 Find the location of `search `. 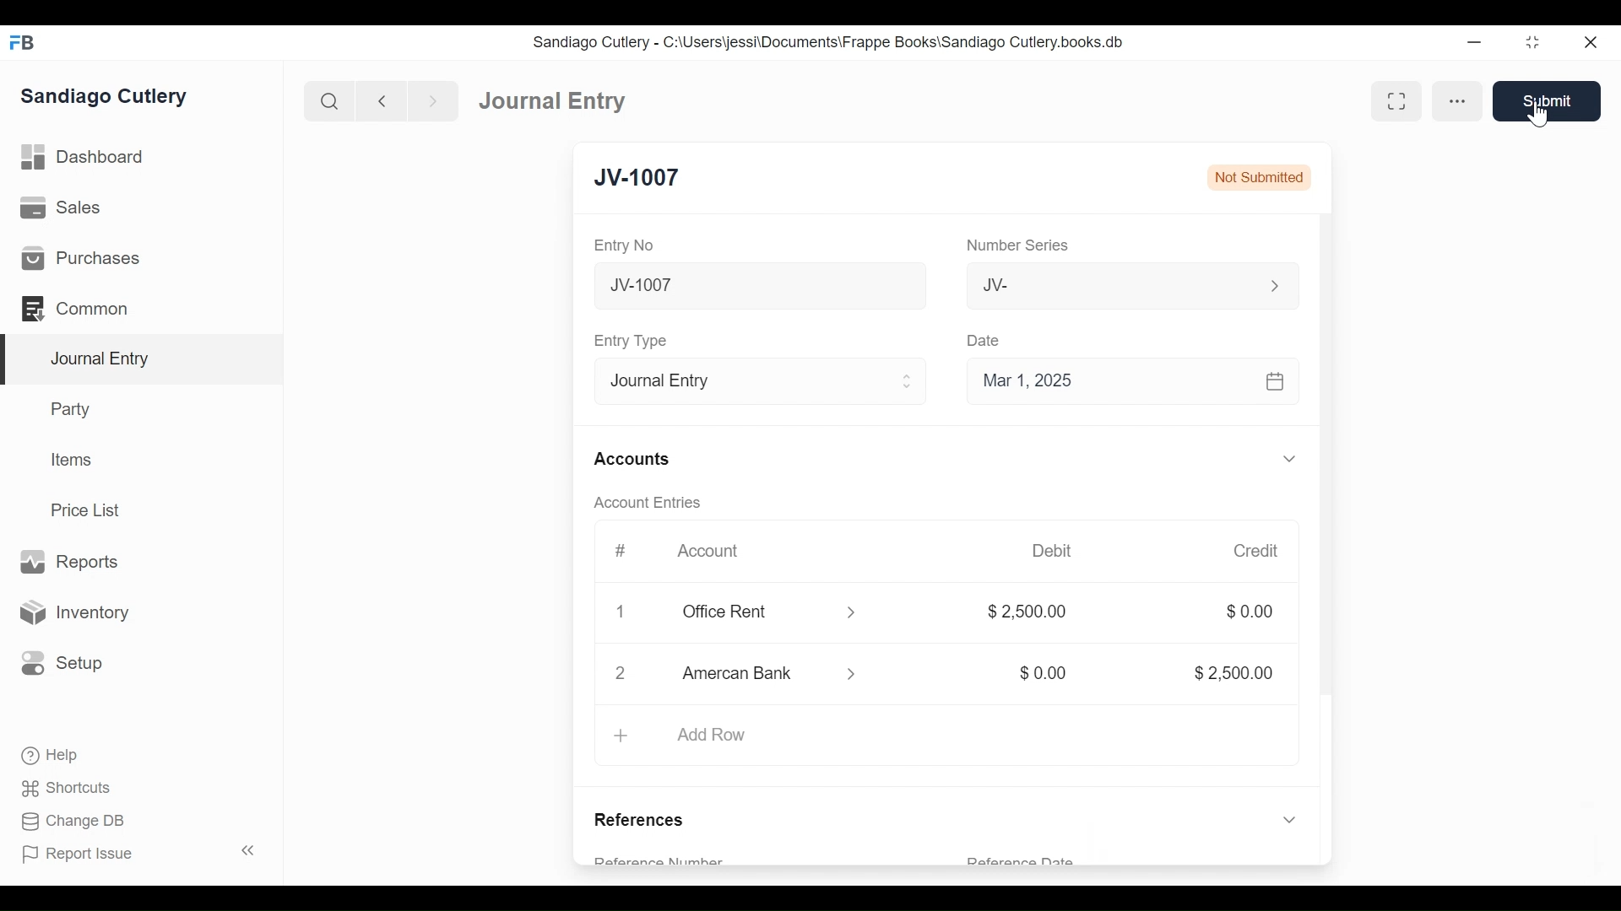

search  is located at coordinates (327, 98).